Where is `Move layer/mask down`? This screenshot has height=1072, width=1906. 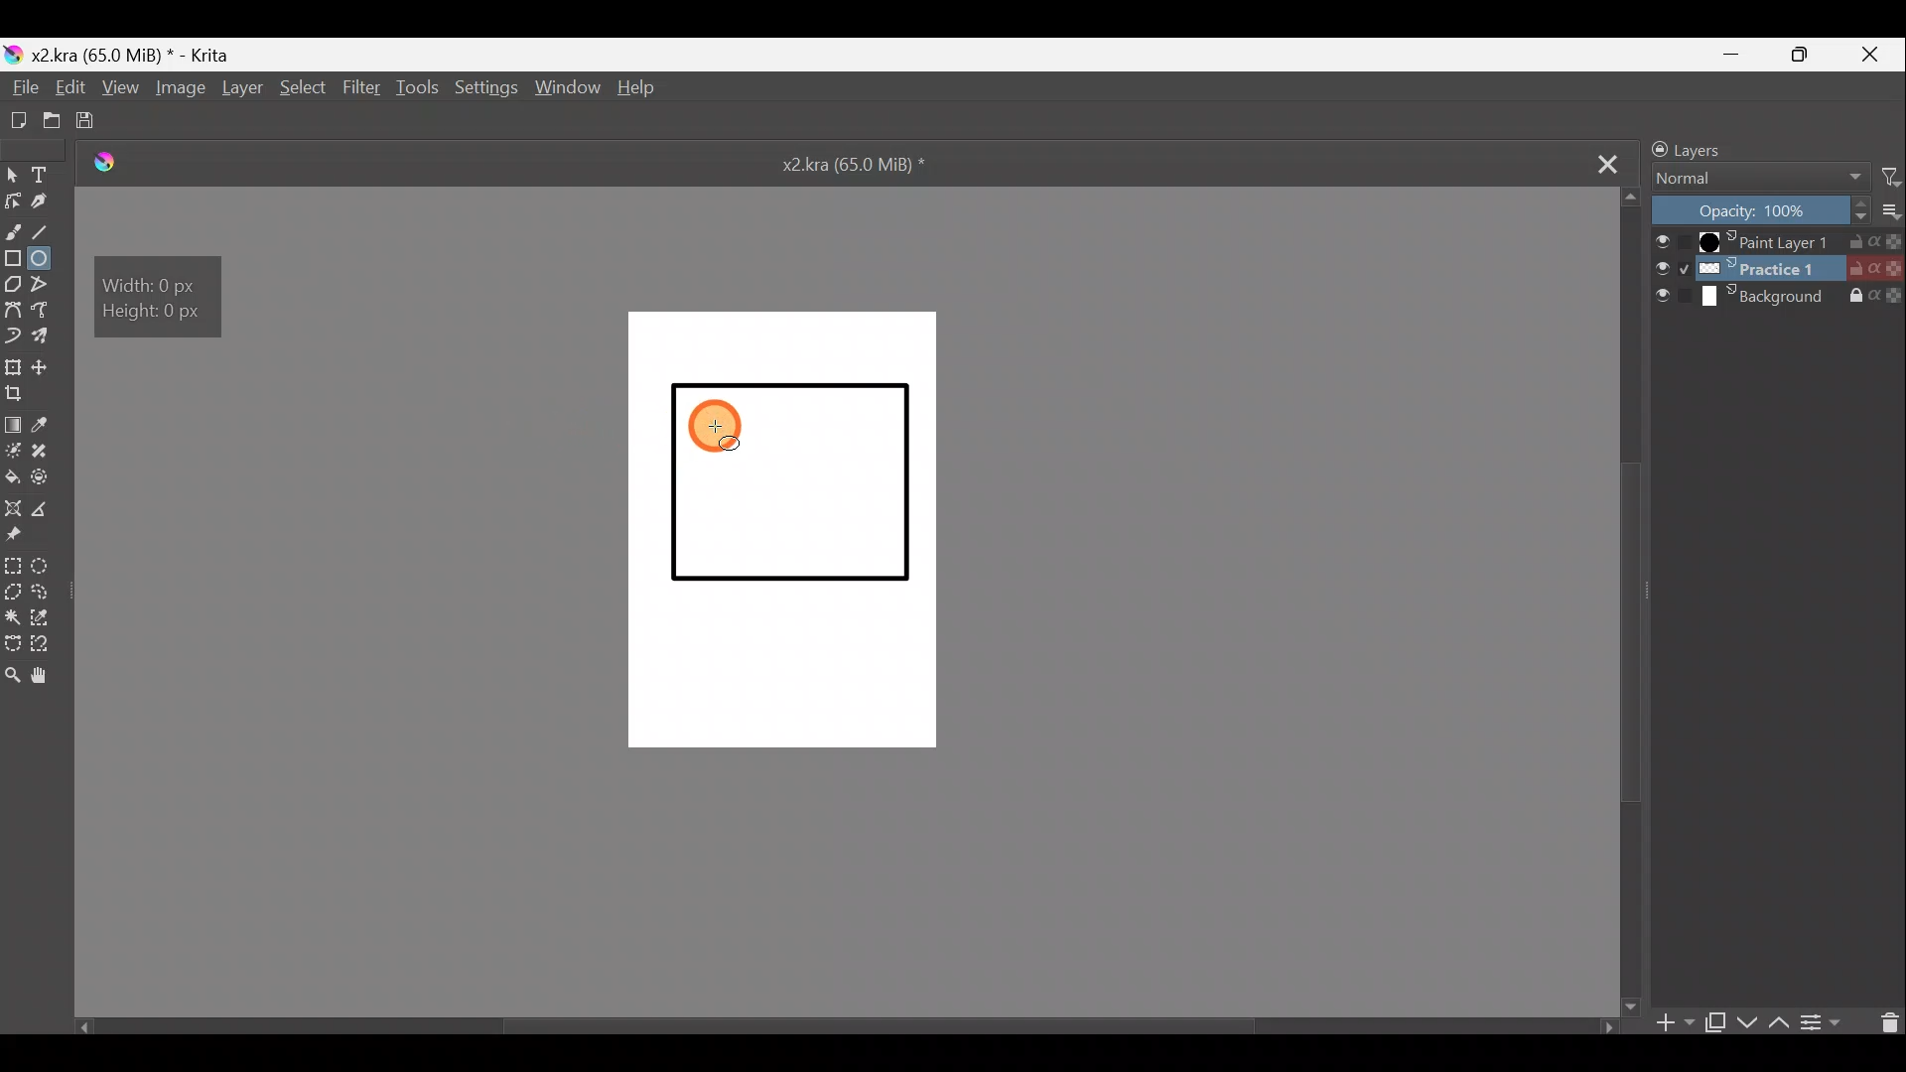 Move layer/mask down is located at coordinates (1747, 1015).